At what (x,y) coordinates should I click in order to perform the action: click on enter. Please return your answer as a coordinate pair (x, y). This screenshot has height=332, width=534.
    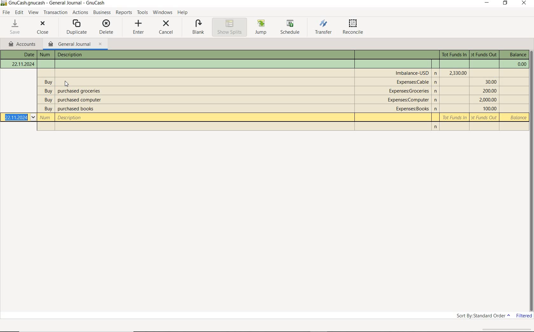
    Looking at the image, I should click on (137, 28).